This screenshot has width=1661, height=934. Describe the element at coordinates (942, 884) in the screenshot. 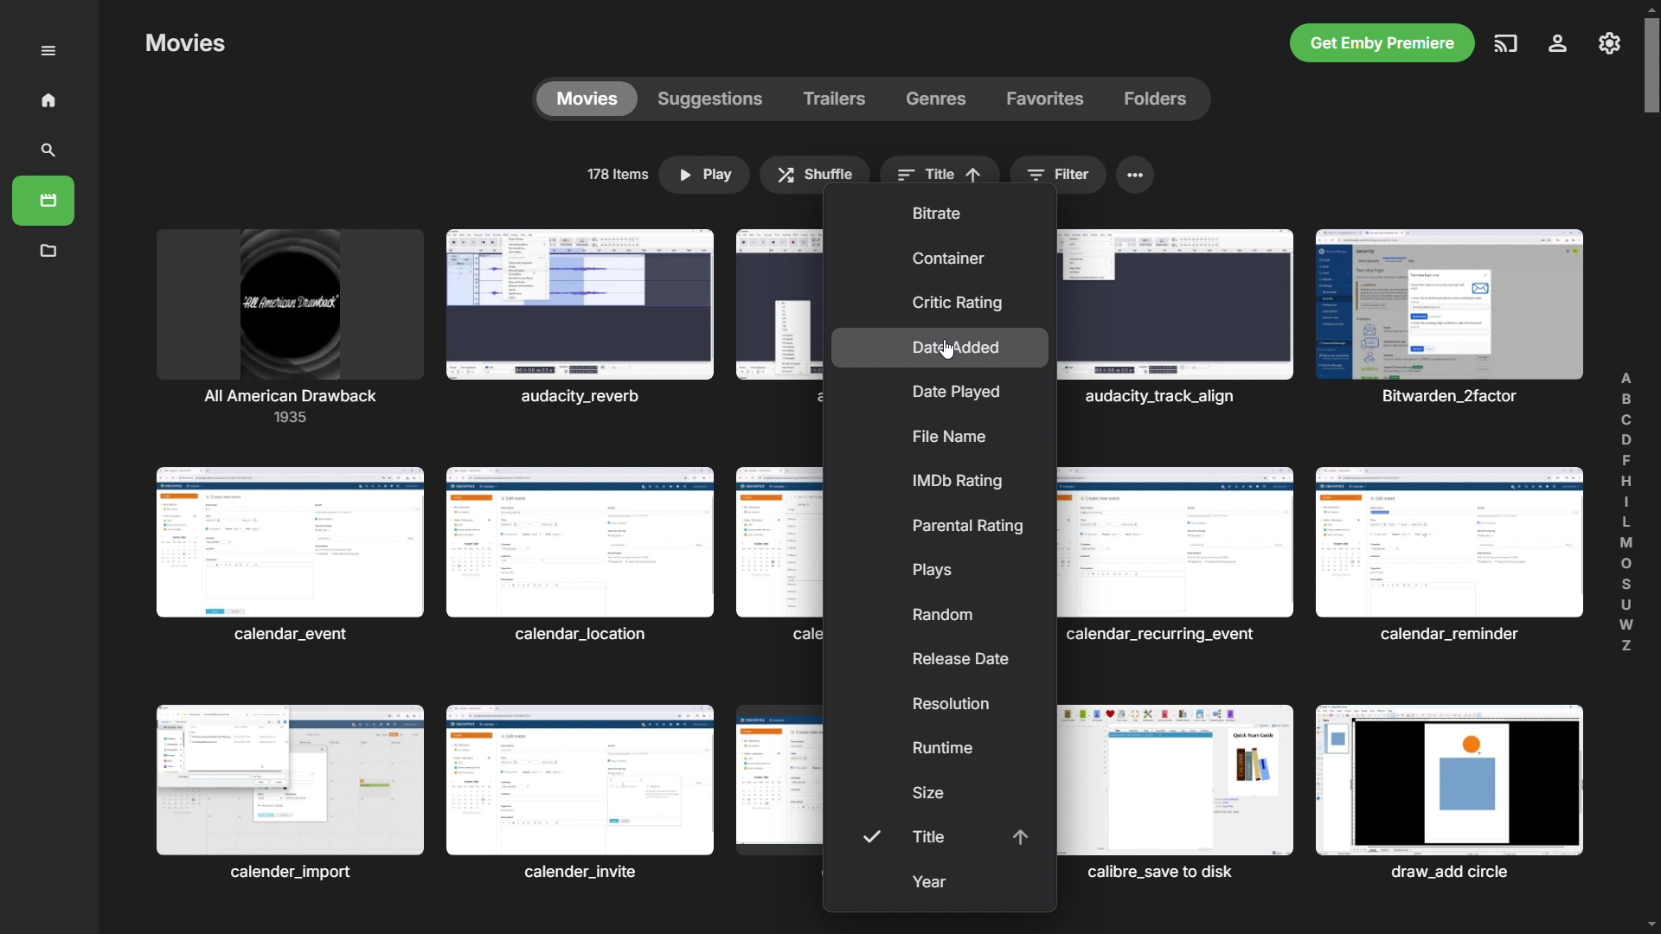

I see `year` at that location.